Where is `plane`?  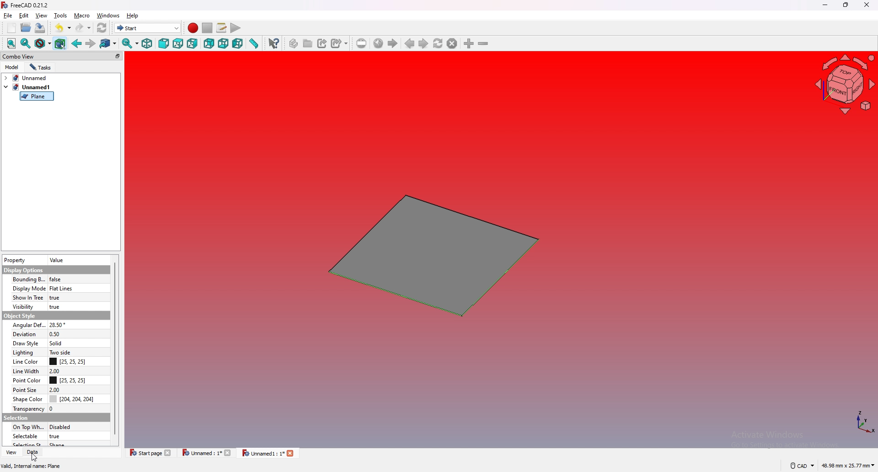
plane is located at coordinates (430, 256).